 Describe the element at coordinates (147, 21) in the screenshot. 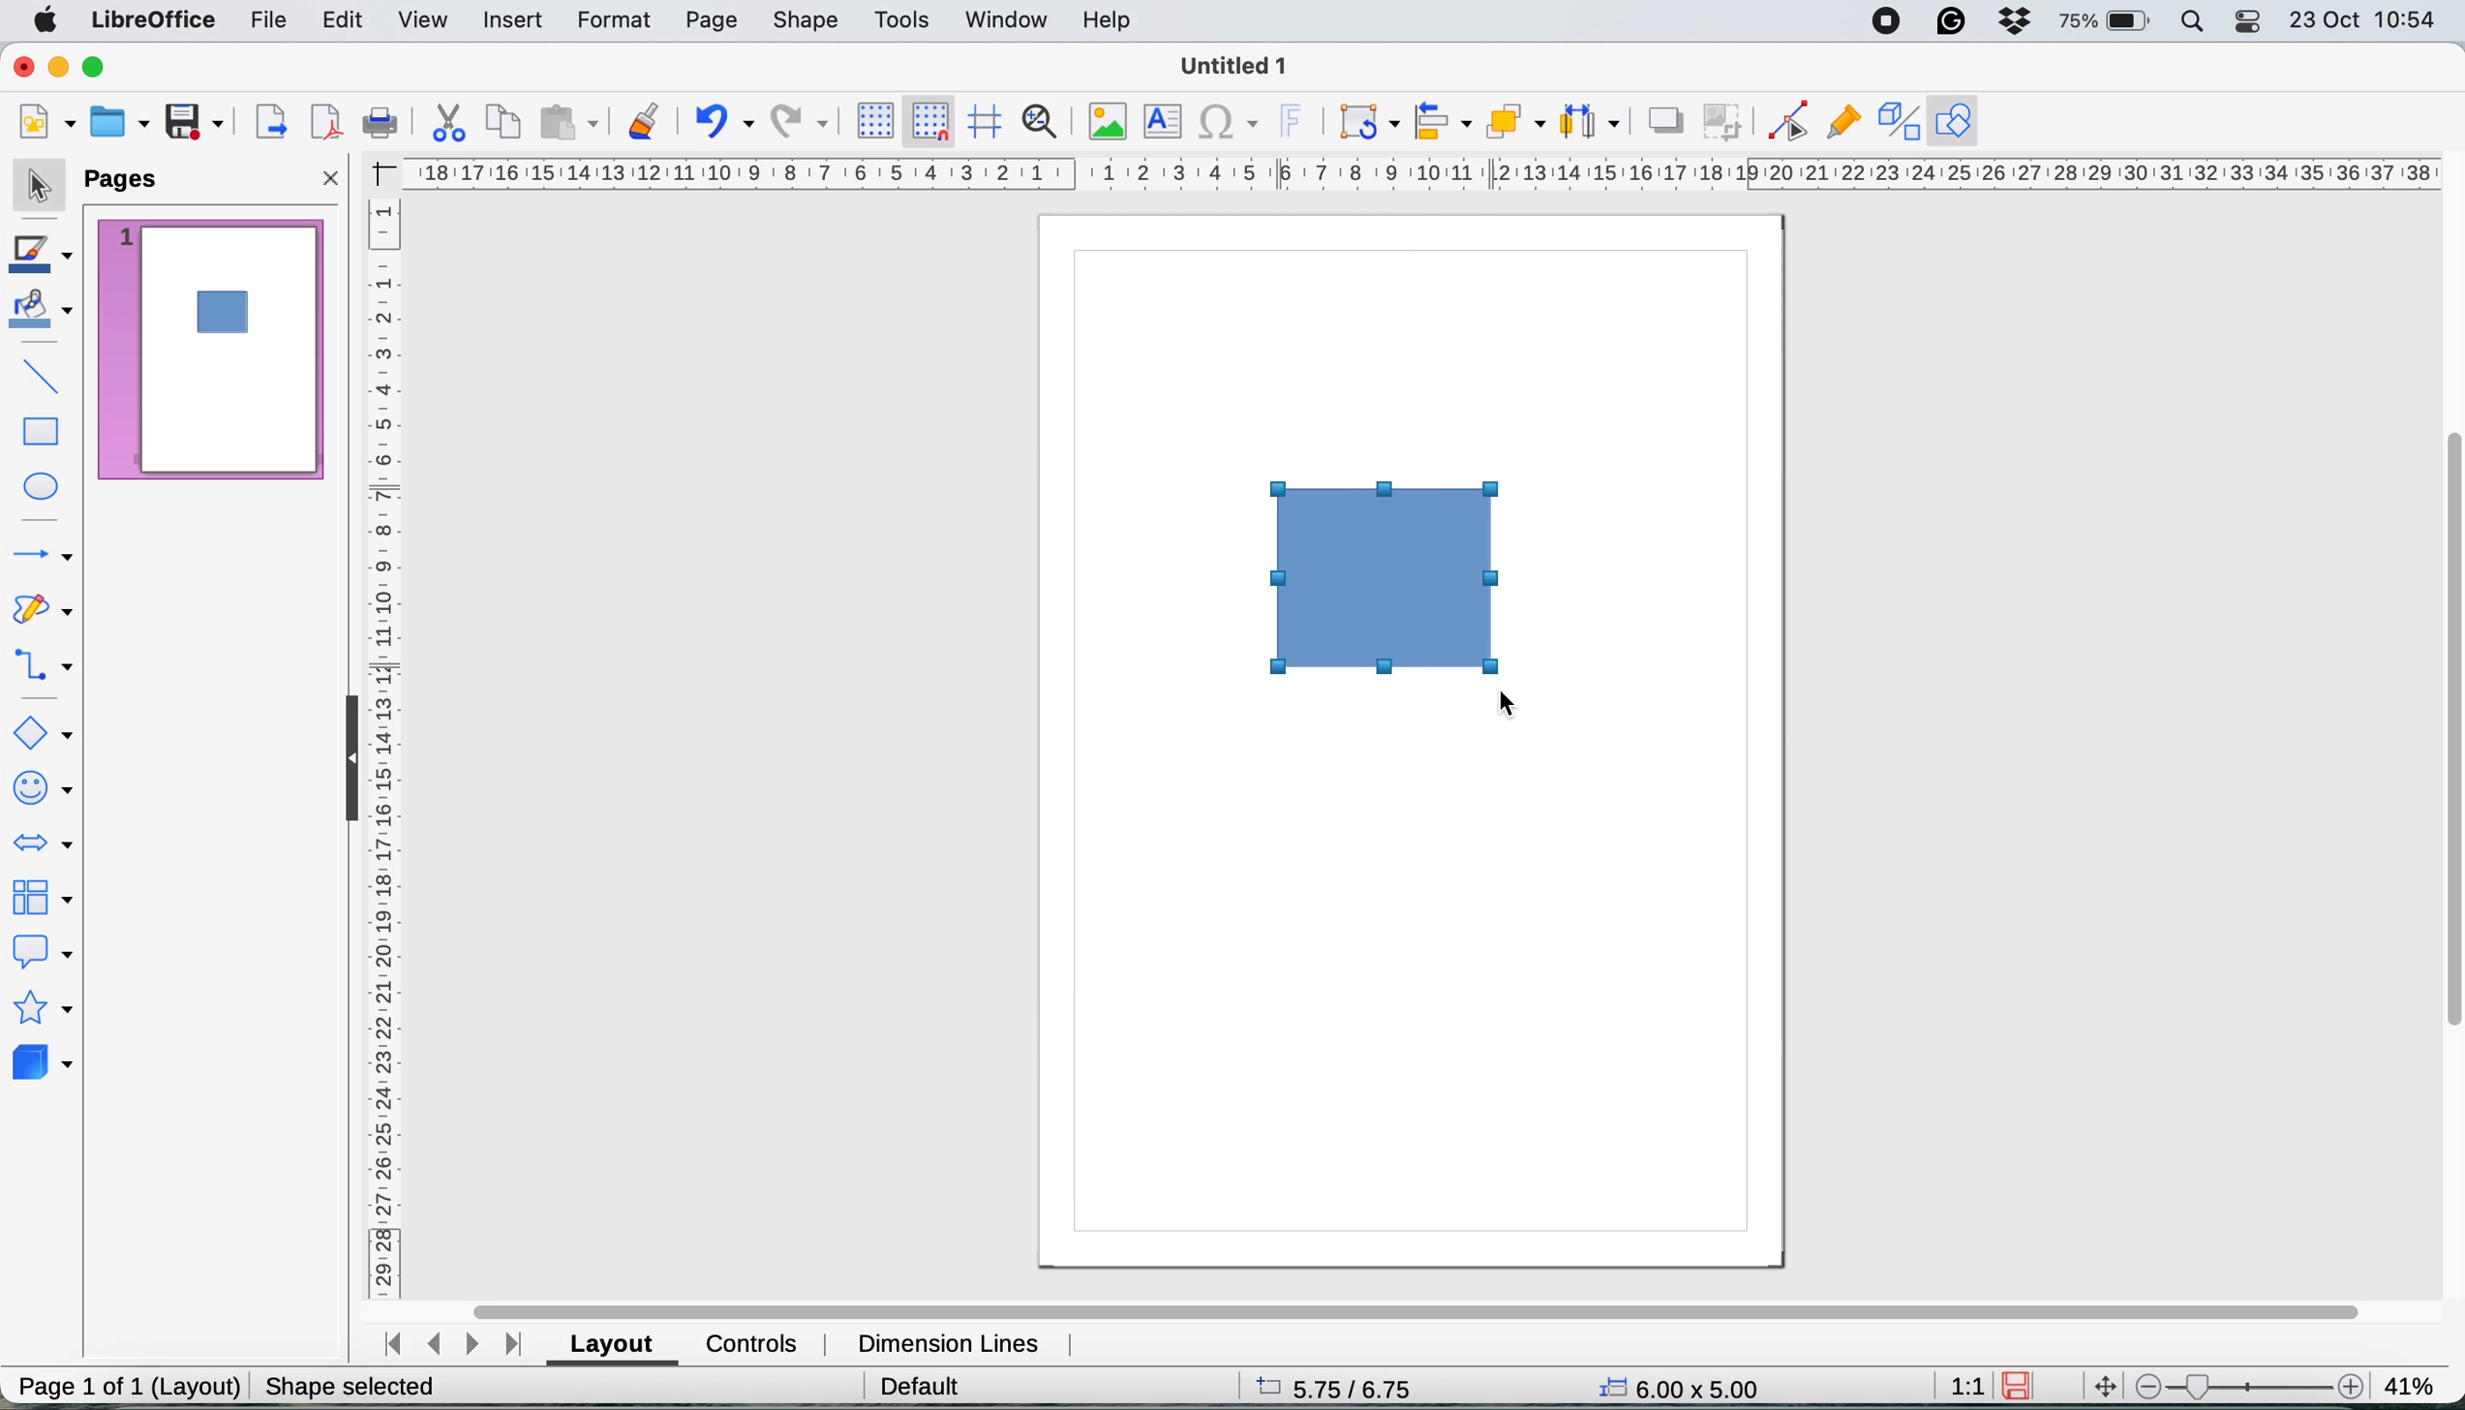

I see `libreoffice` at that location.